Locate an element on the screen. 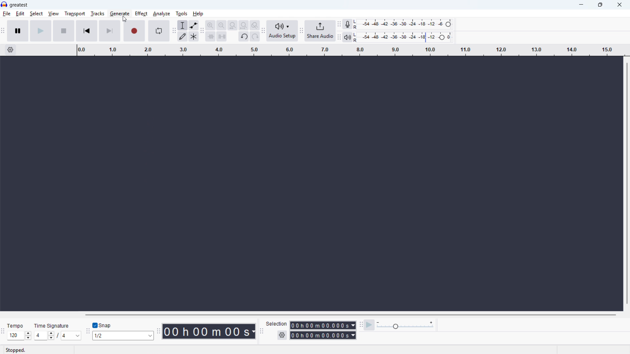  tools is located at coordinates (181, 14).